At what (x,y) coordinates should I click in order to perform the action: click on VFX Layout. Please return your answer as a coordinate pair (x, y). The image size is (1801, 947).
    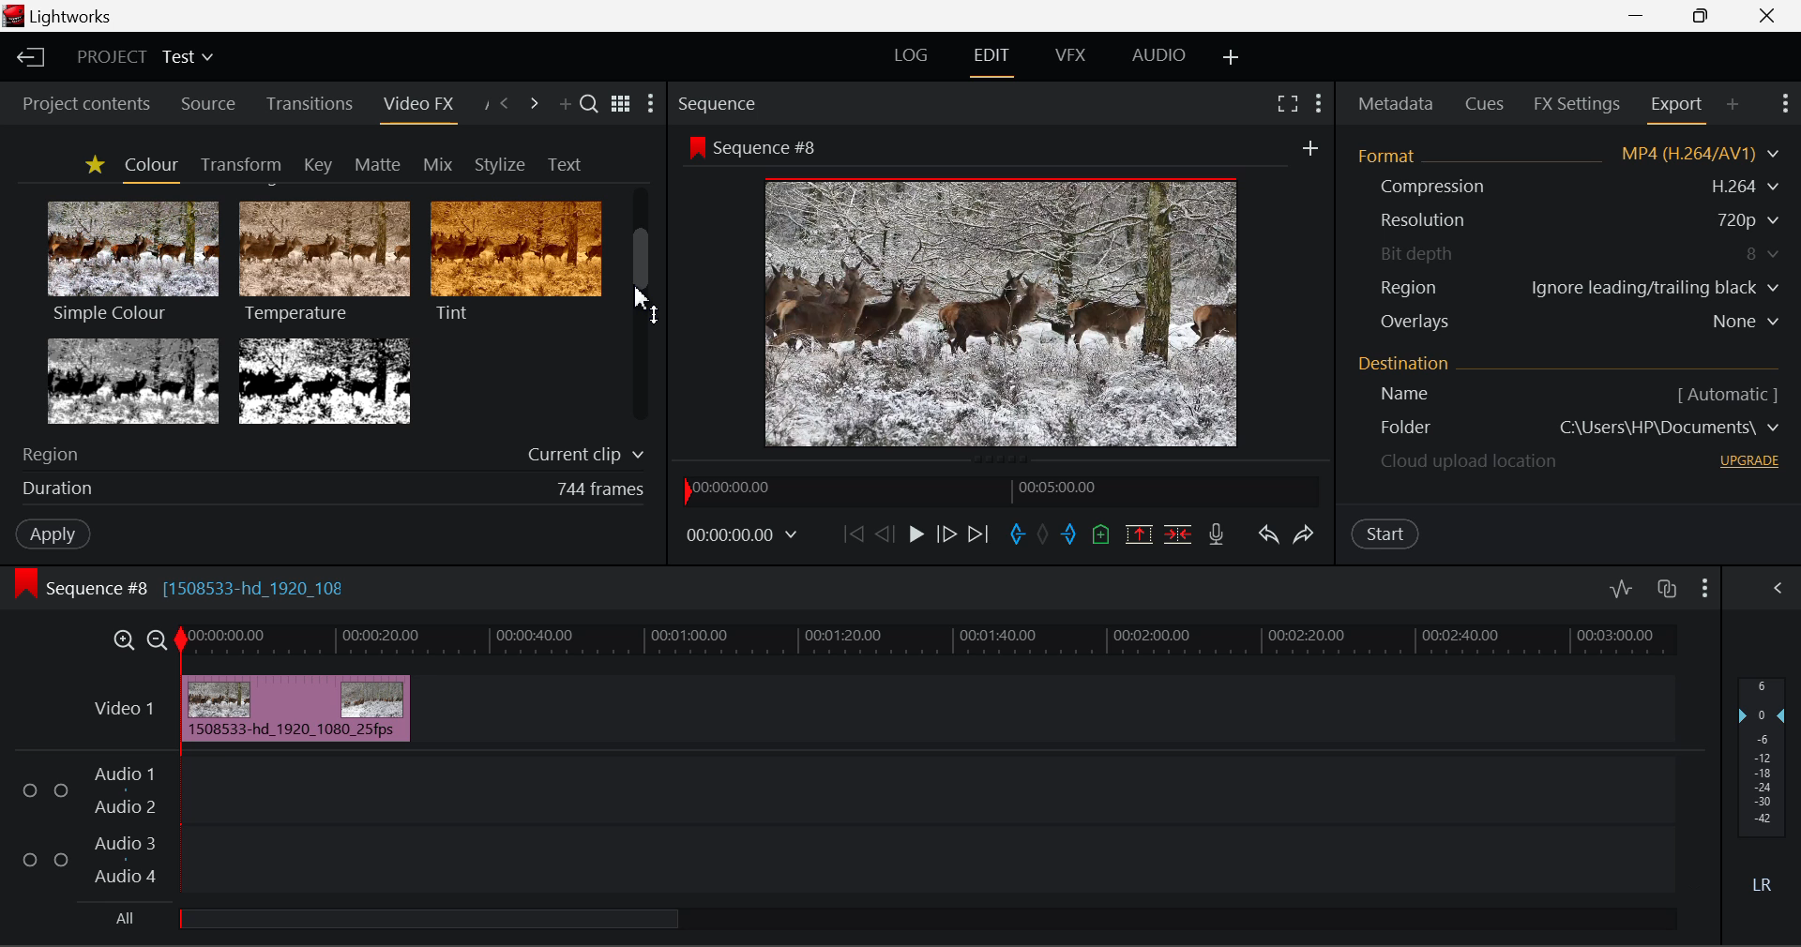
    Looking at the image, I should click on (1068, 57).